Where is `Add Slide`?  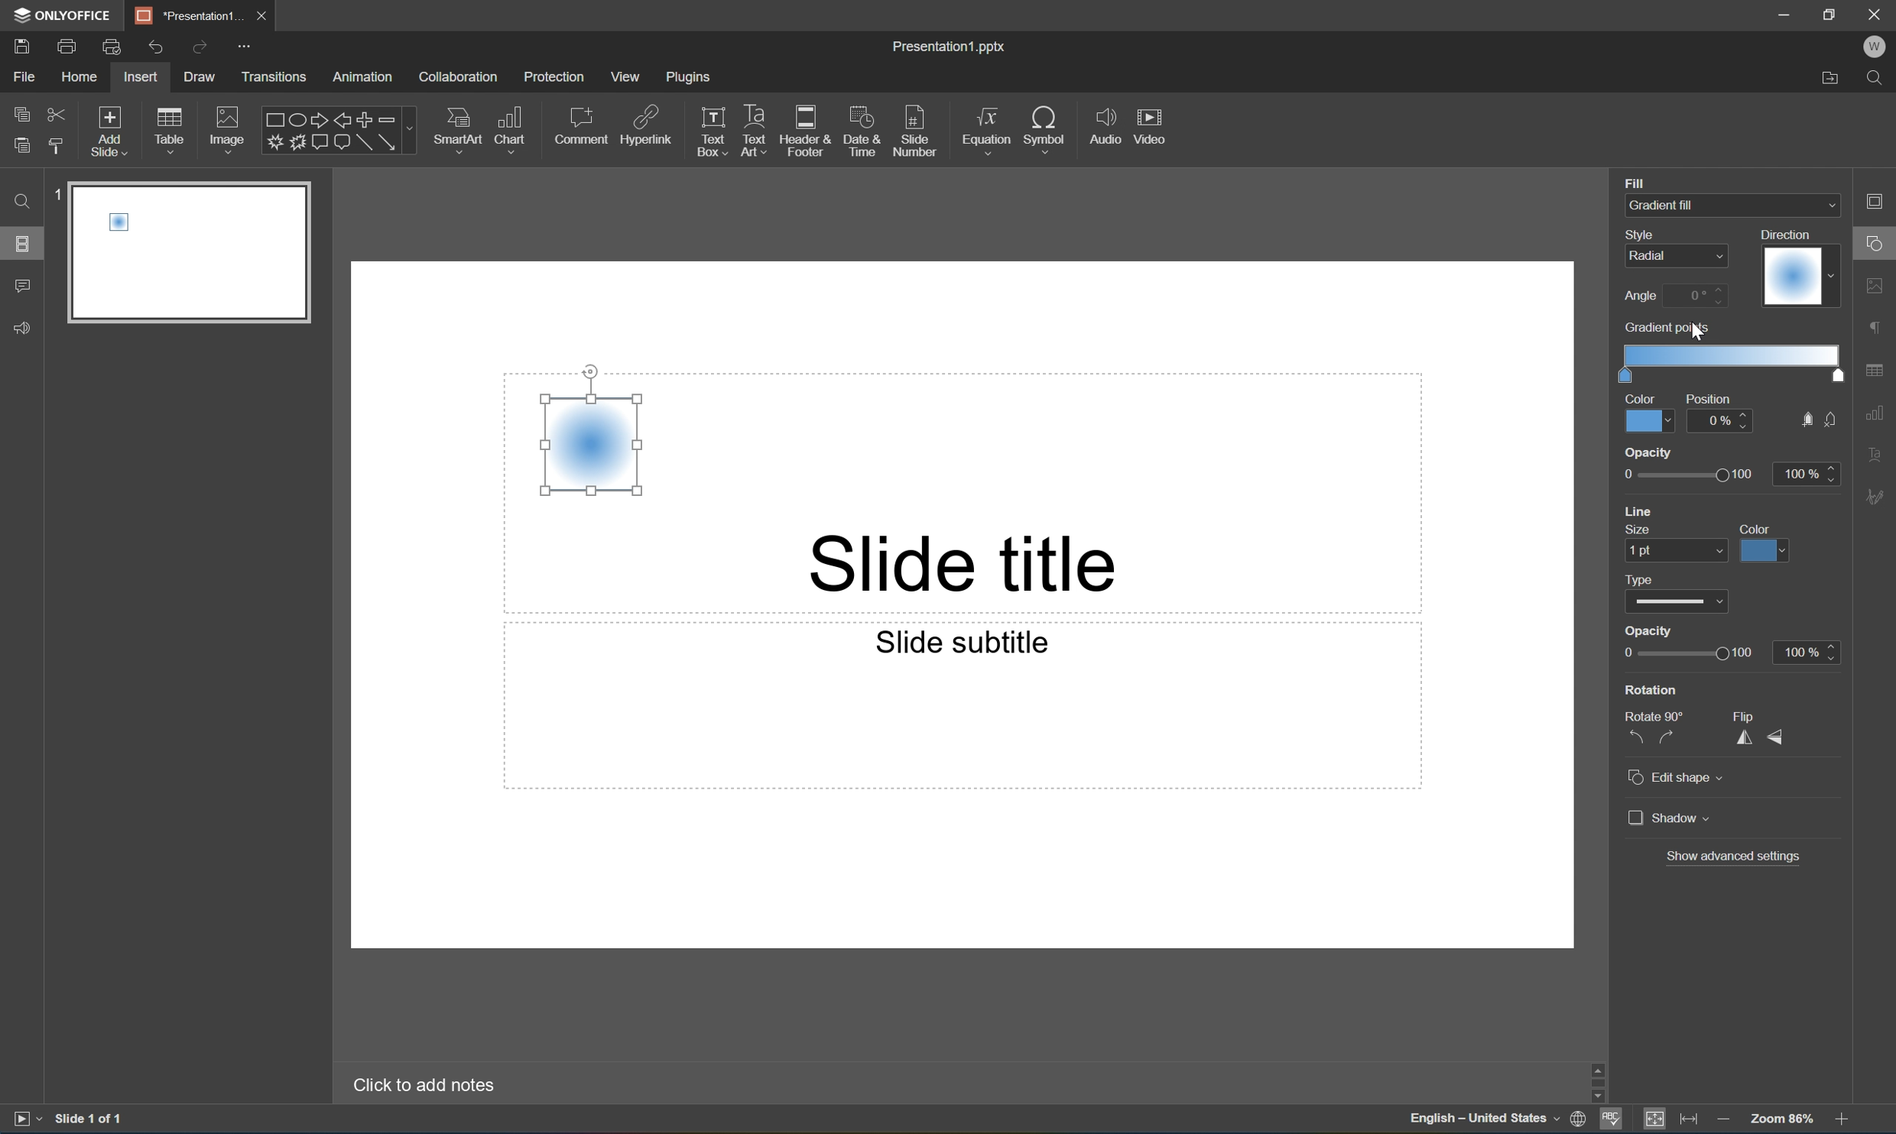
Add Slide is located at coordinates (110, 132).